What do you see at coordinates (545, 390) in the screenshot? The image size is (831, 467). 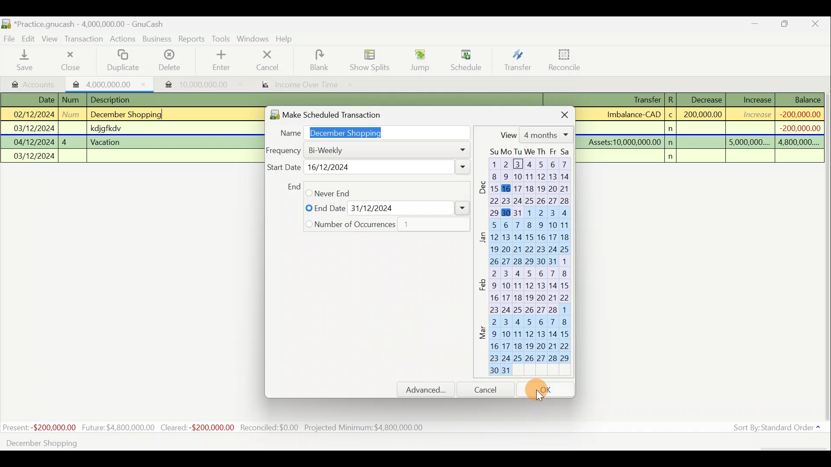 I see `Cursor` at bounding box center [545, 390].